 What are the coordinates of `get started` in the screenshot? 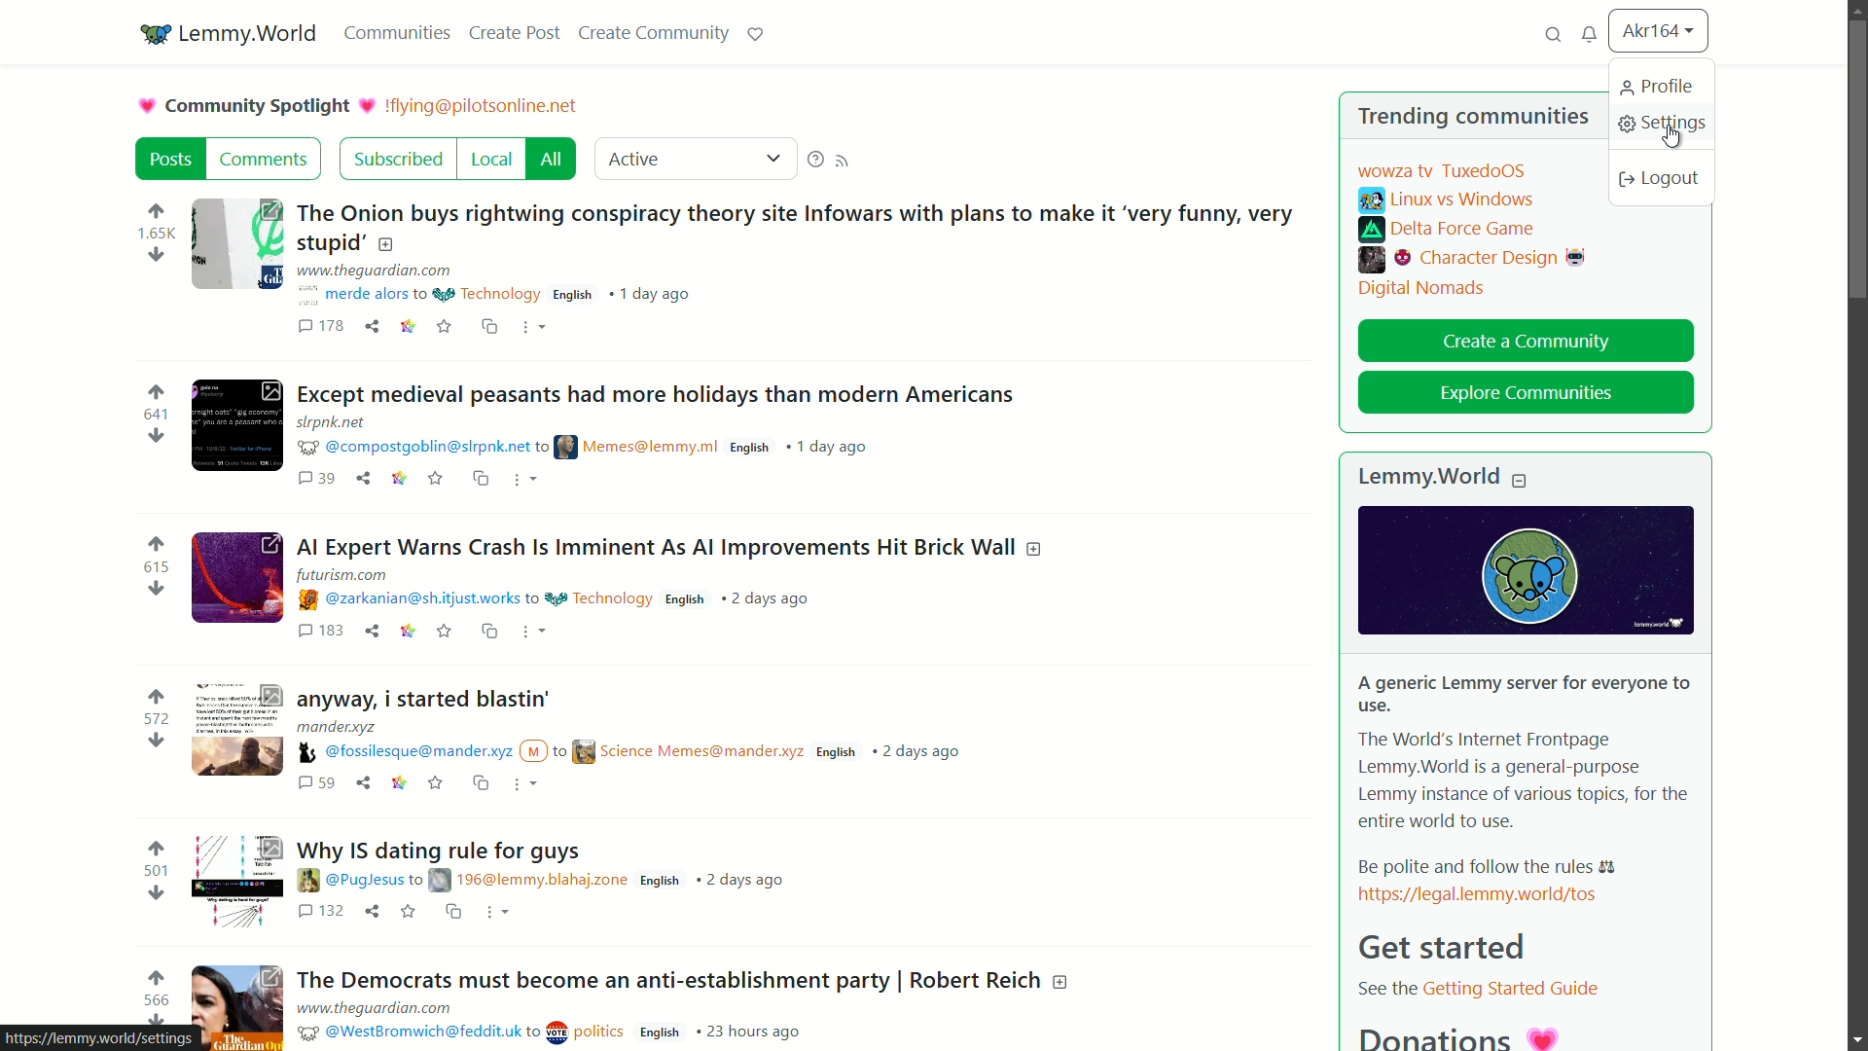 It's located at (1437, 946).